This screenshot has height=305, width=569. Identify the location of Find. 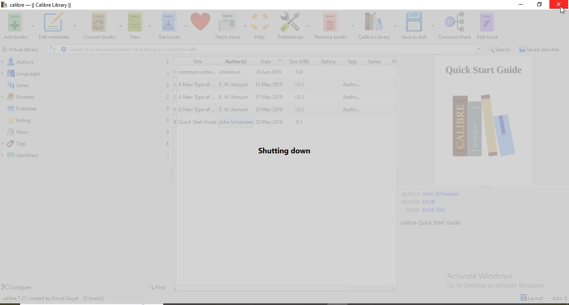
(157, 286).